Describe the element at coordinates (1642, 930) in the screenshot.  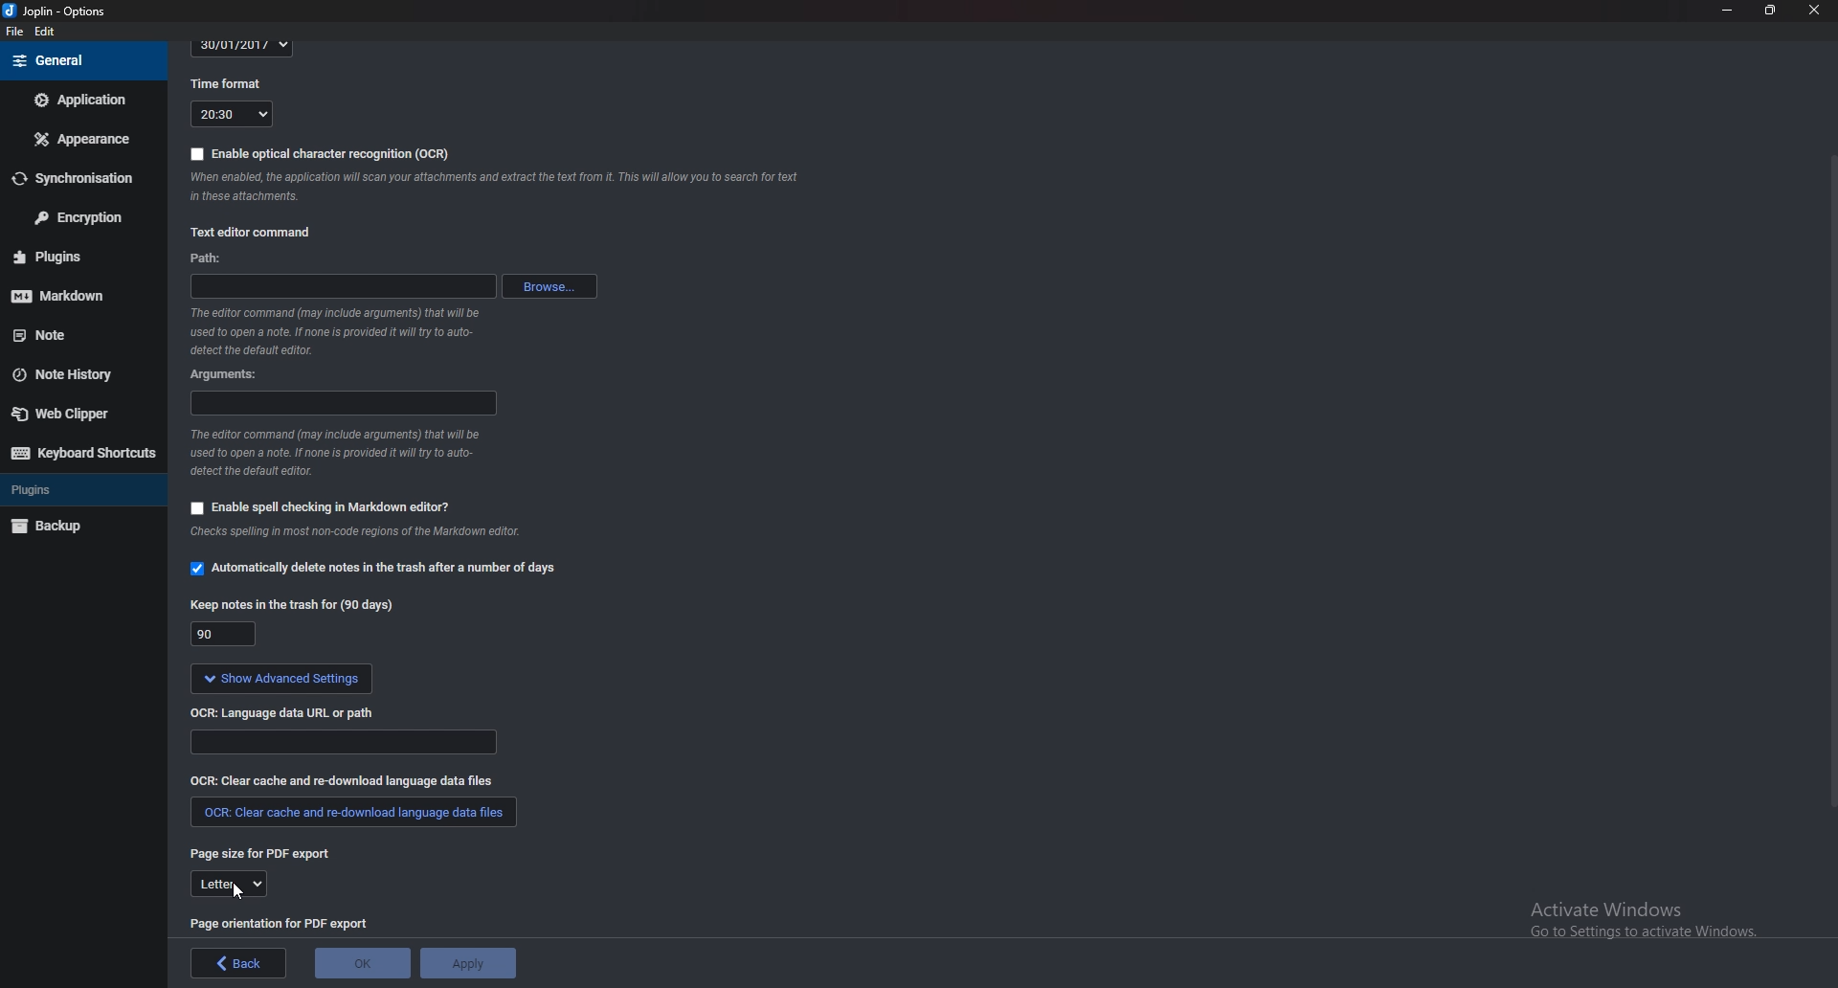
I see `activate windows` at that location.